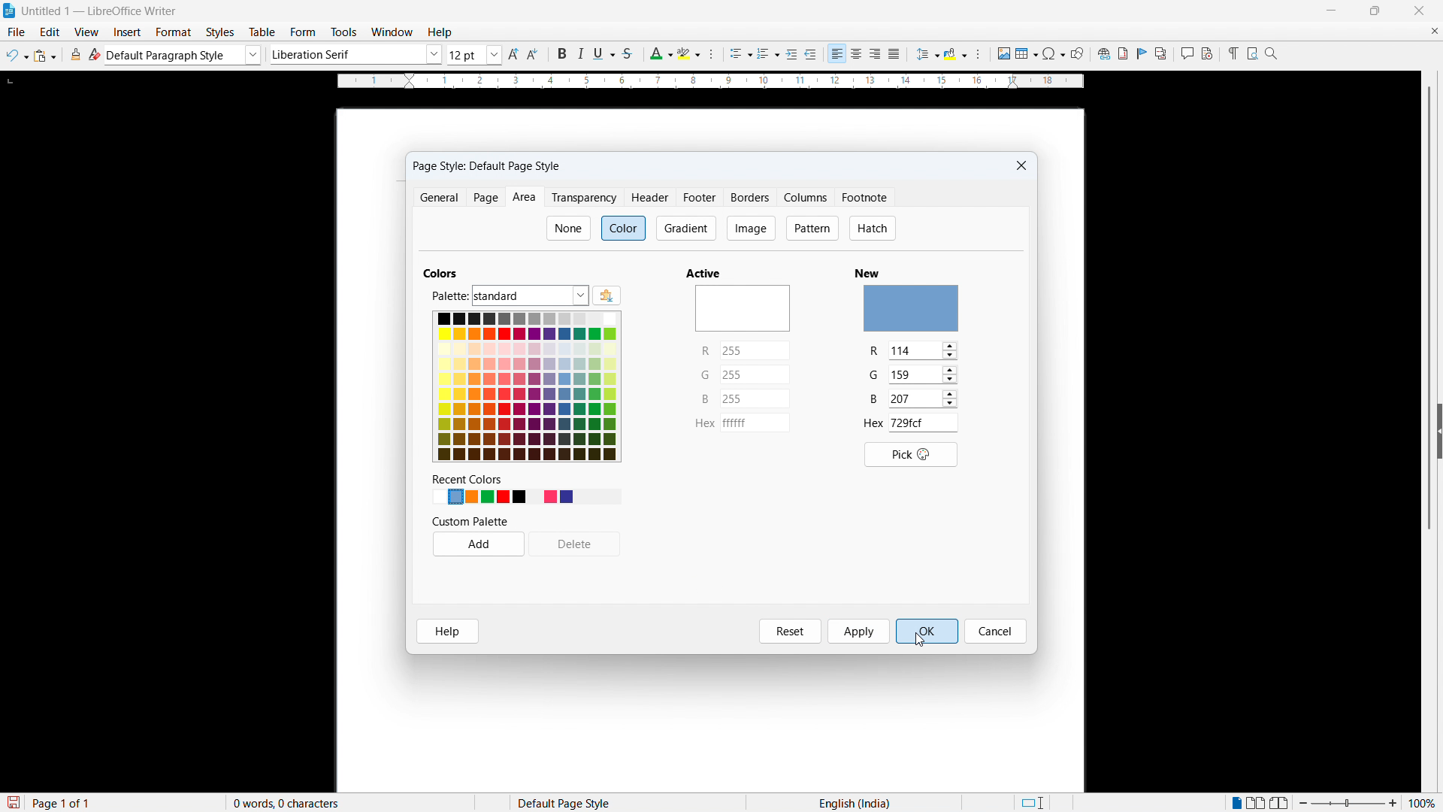 Image resolution: width=1443 pixels, height=812 pixels. What do you see at coordinates (1031, 803) in the screenshot?
I see `Standard selection ` at bounding box center [1031, 803].